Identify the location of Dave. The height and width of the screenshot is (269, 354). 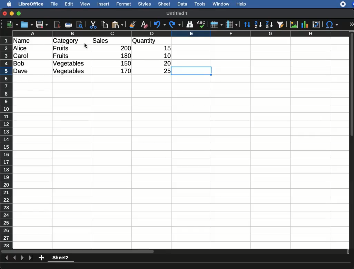
(22, 71).